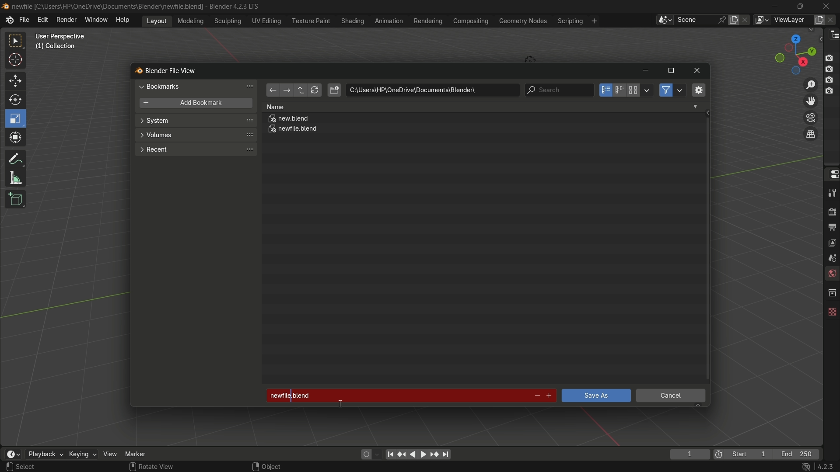 This screenshot has width=840, height=472. Describe the element at coordinates (272, 91) in the screenshot. I see `back` at that location.